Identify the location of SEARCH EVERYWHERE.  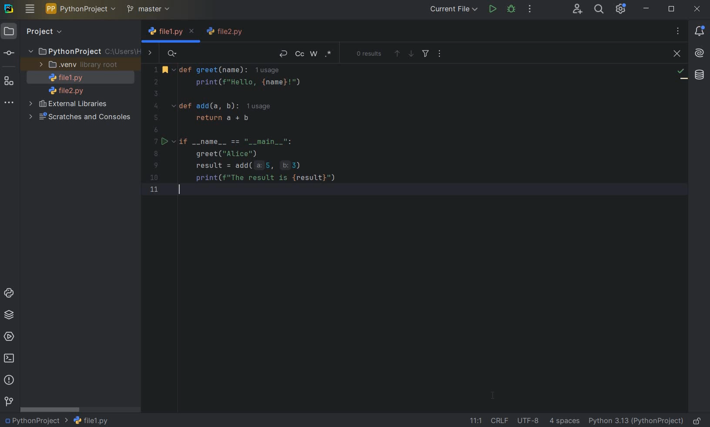
(599, 9).